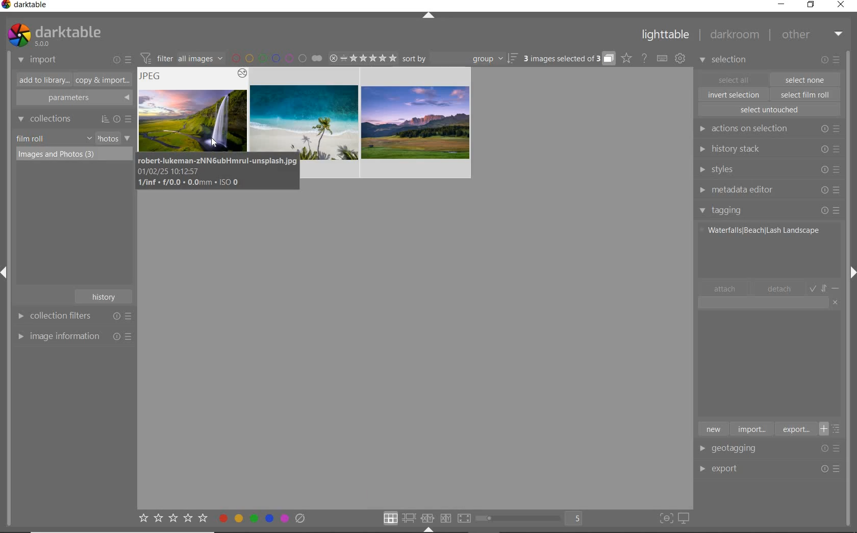 This screenshot has height=533, width=857. What do you see at coordinates (460, 59) in the screenshot?
I see `sort` at bounding box center [460, 59].